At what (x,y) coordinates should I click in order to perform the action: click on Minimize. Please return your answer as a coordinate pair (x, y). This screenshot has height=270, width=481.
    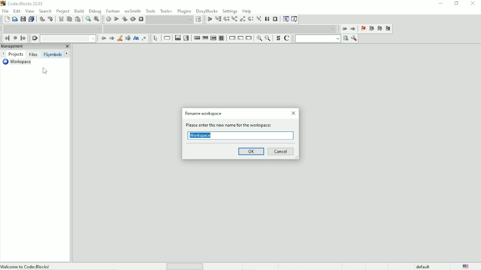
    Looking at the image, I should click on (440, 4).